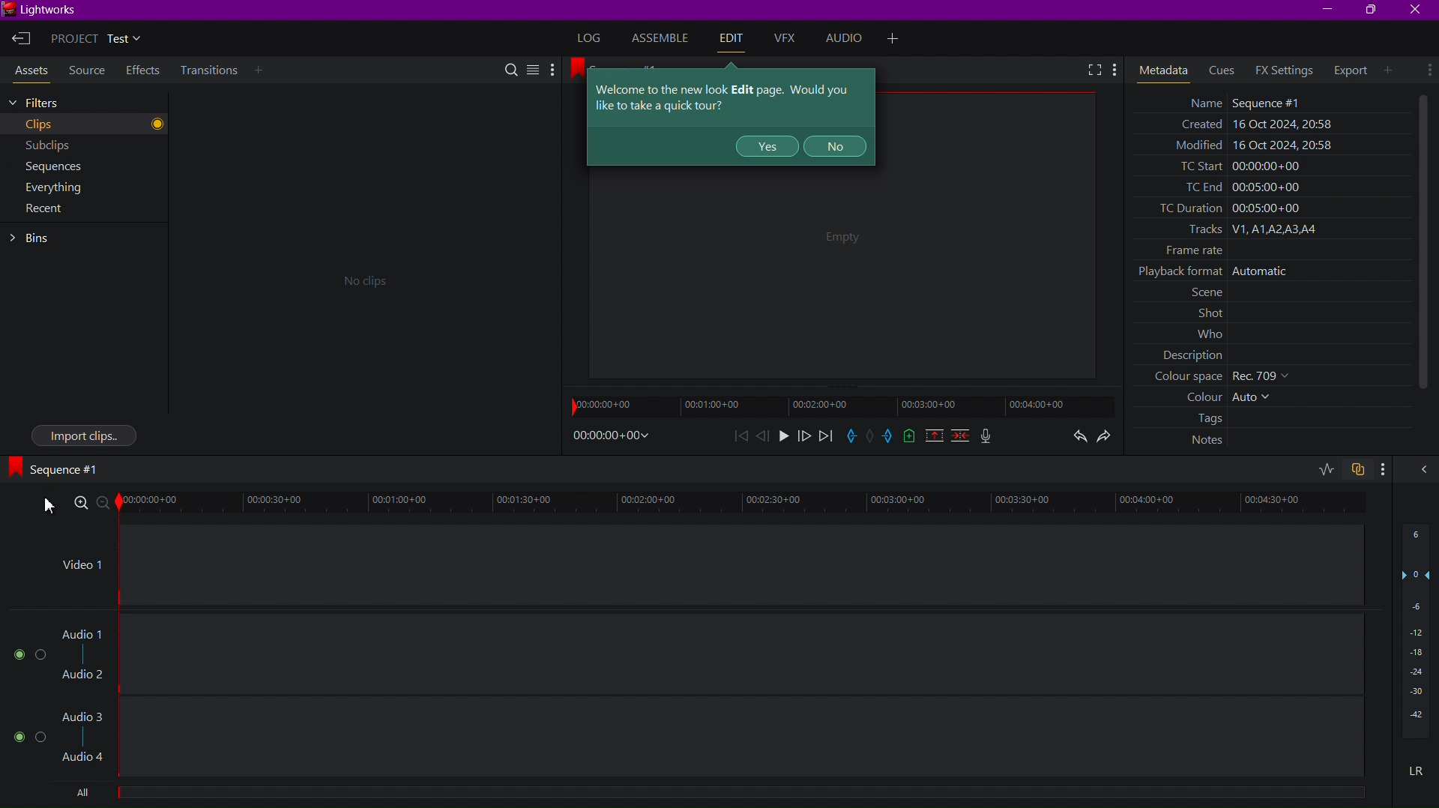 The width and height of the screenshot is (1439, 808). What do you see at coordinates (80, 503) in the screenshot?
I see `Zoom In` at bounding box center [80, 503].